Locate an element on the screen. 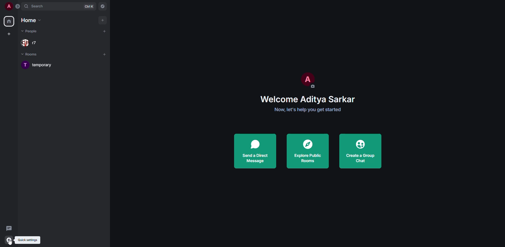 The height and width of the screenshot is (247, 505). people is located at coordinates (31, 31).